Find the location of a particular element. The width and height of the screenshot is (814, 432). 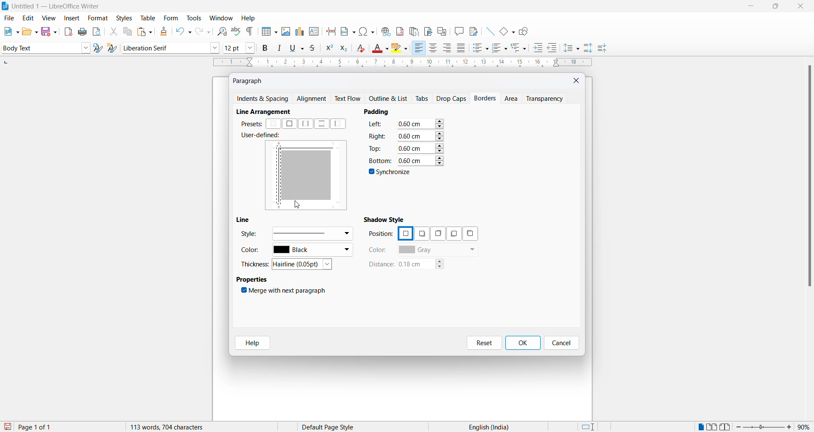

table is located at coordinates (148, 18).